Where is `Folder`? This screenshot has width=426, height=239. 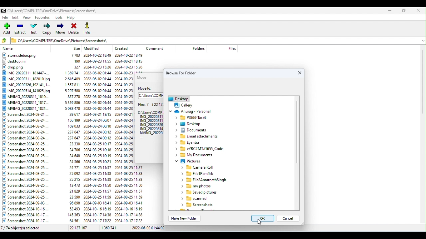 Folder is located at coordinates (199, 149).